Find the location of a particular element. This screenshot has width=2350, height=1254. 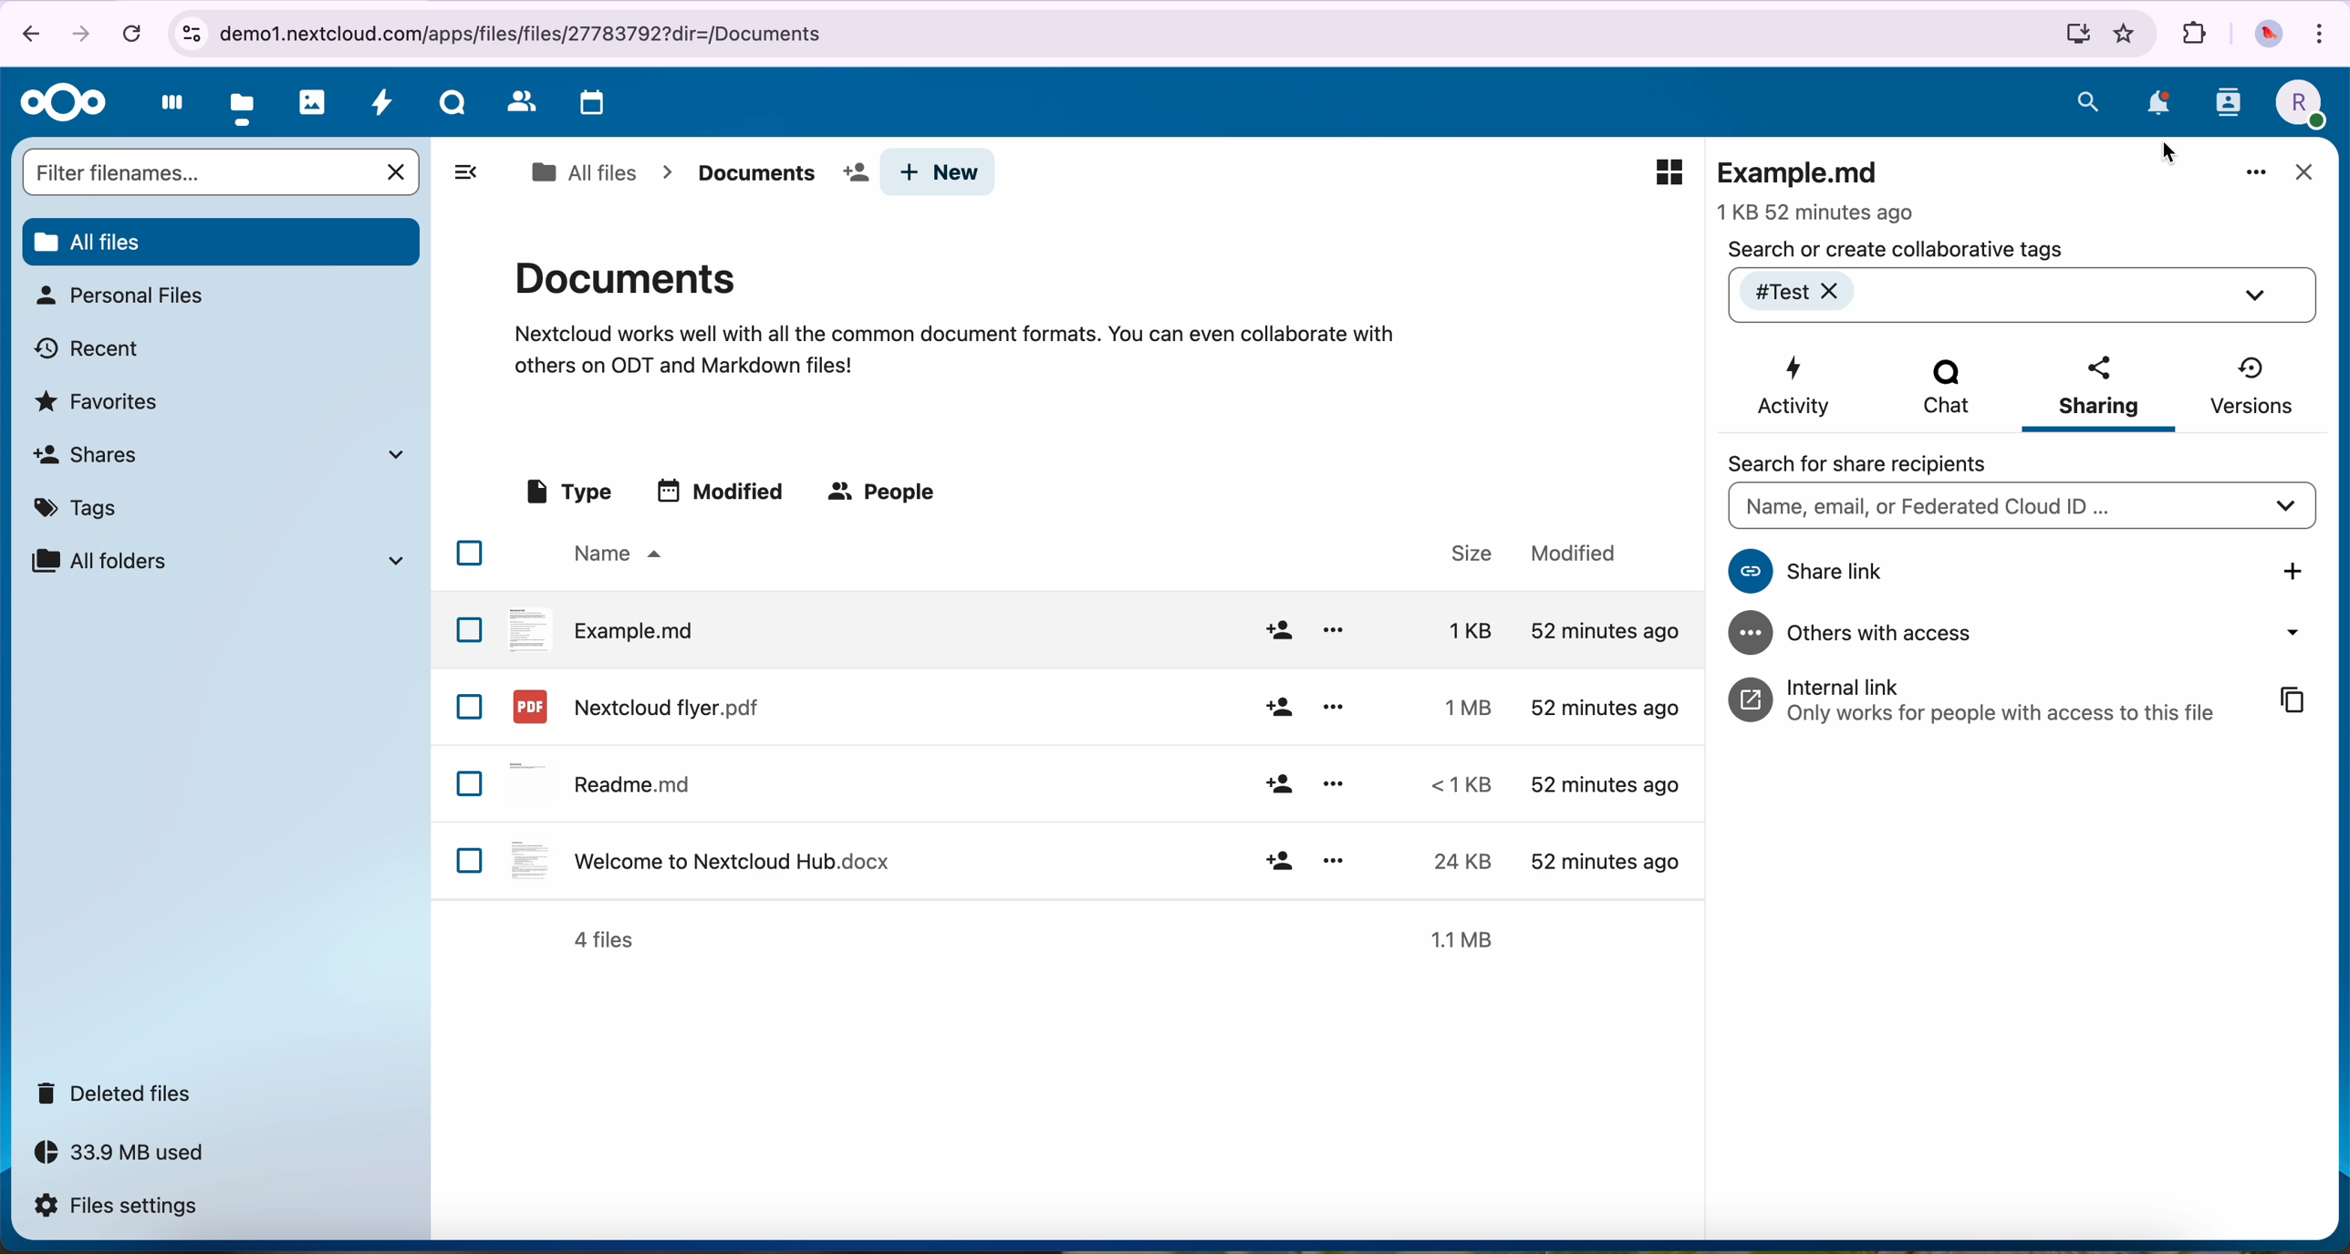

cancel is located at coordinates (399, 172).